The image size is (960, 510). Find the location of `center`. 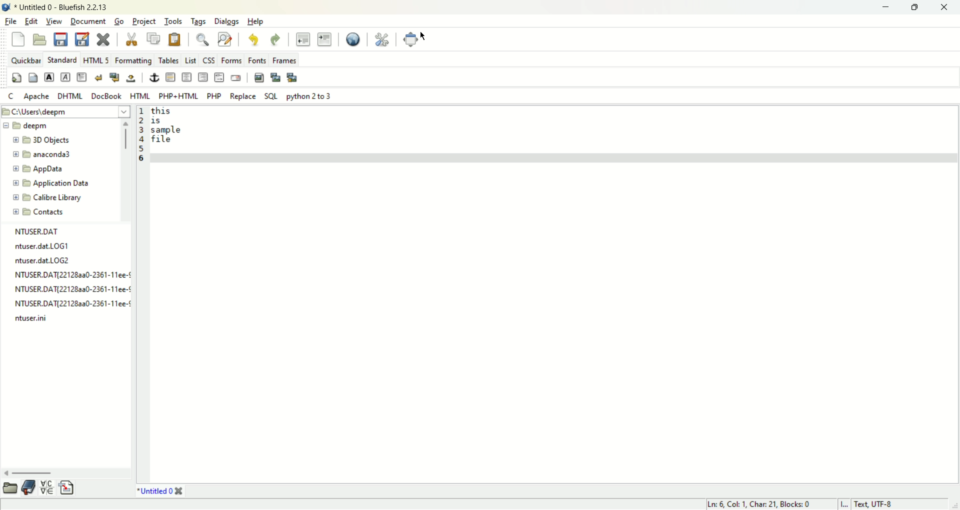

center is located at coordinates (186, 76).